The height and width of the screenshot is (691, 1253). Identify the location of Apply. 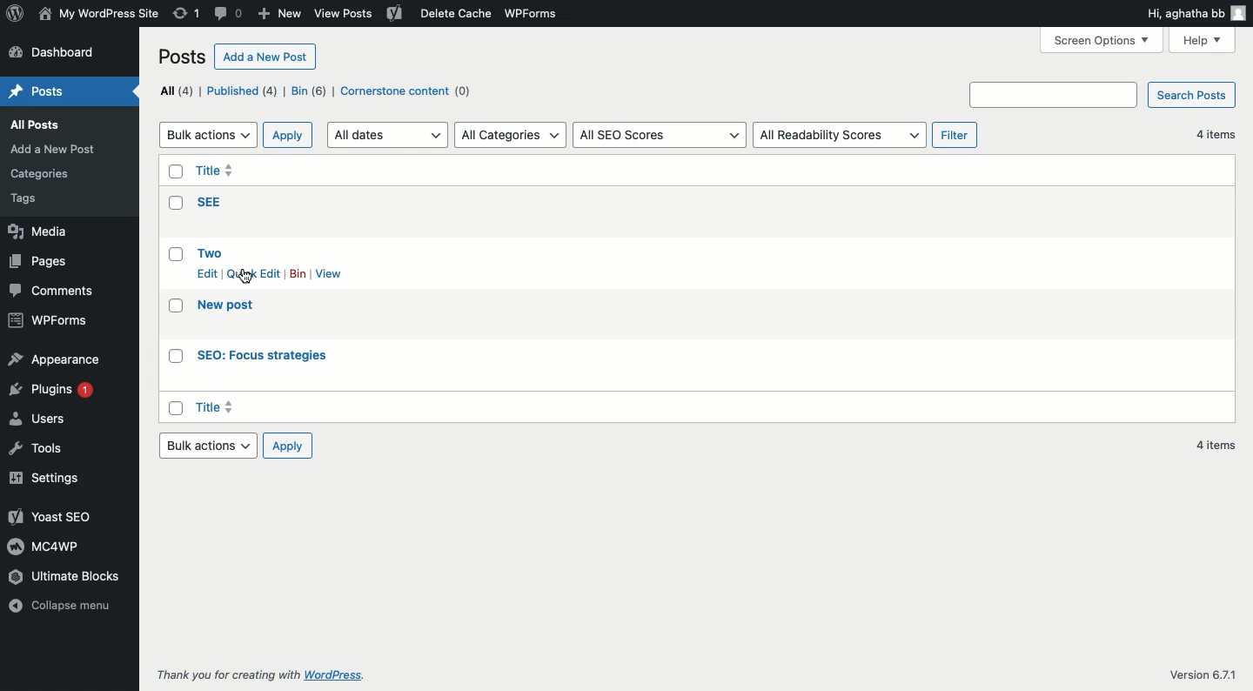
(288, 134).